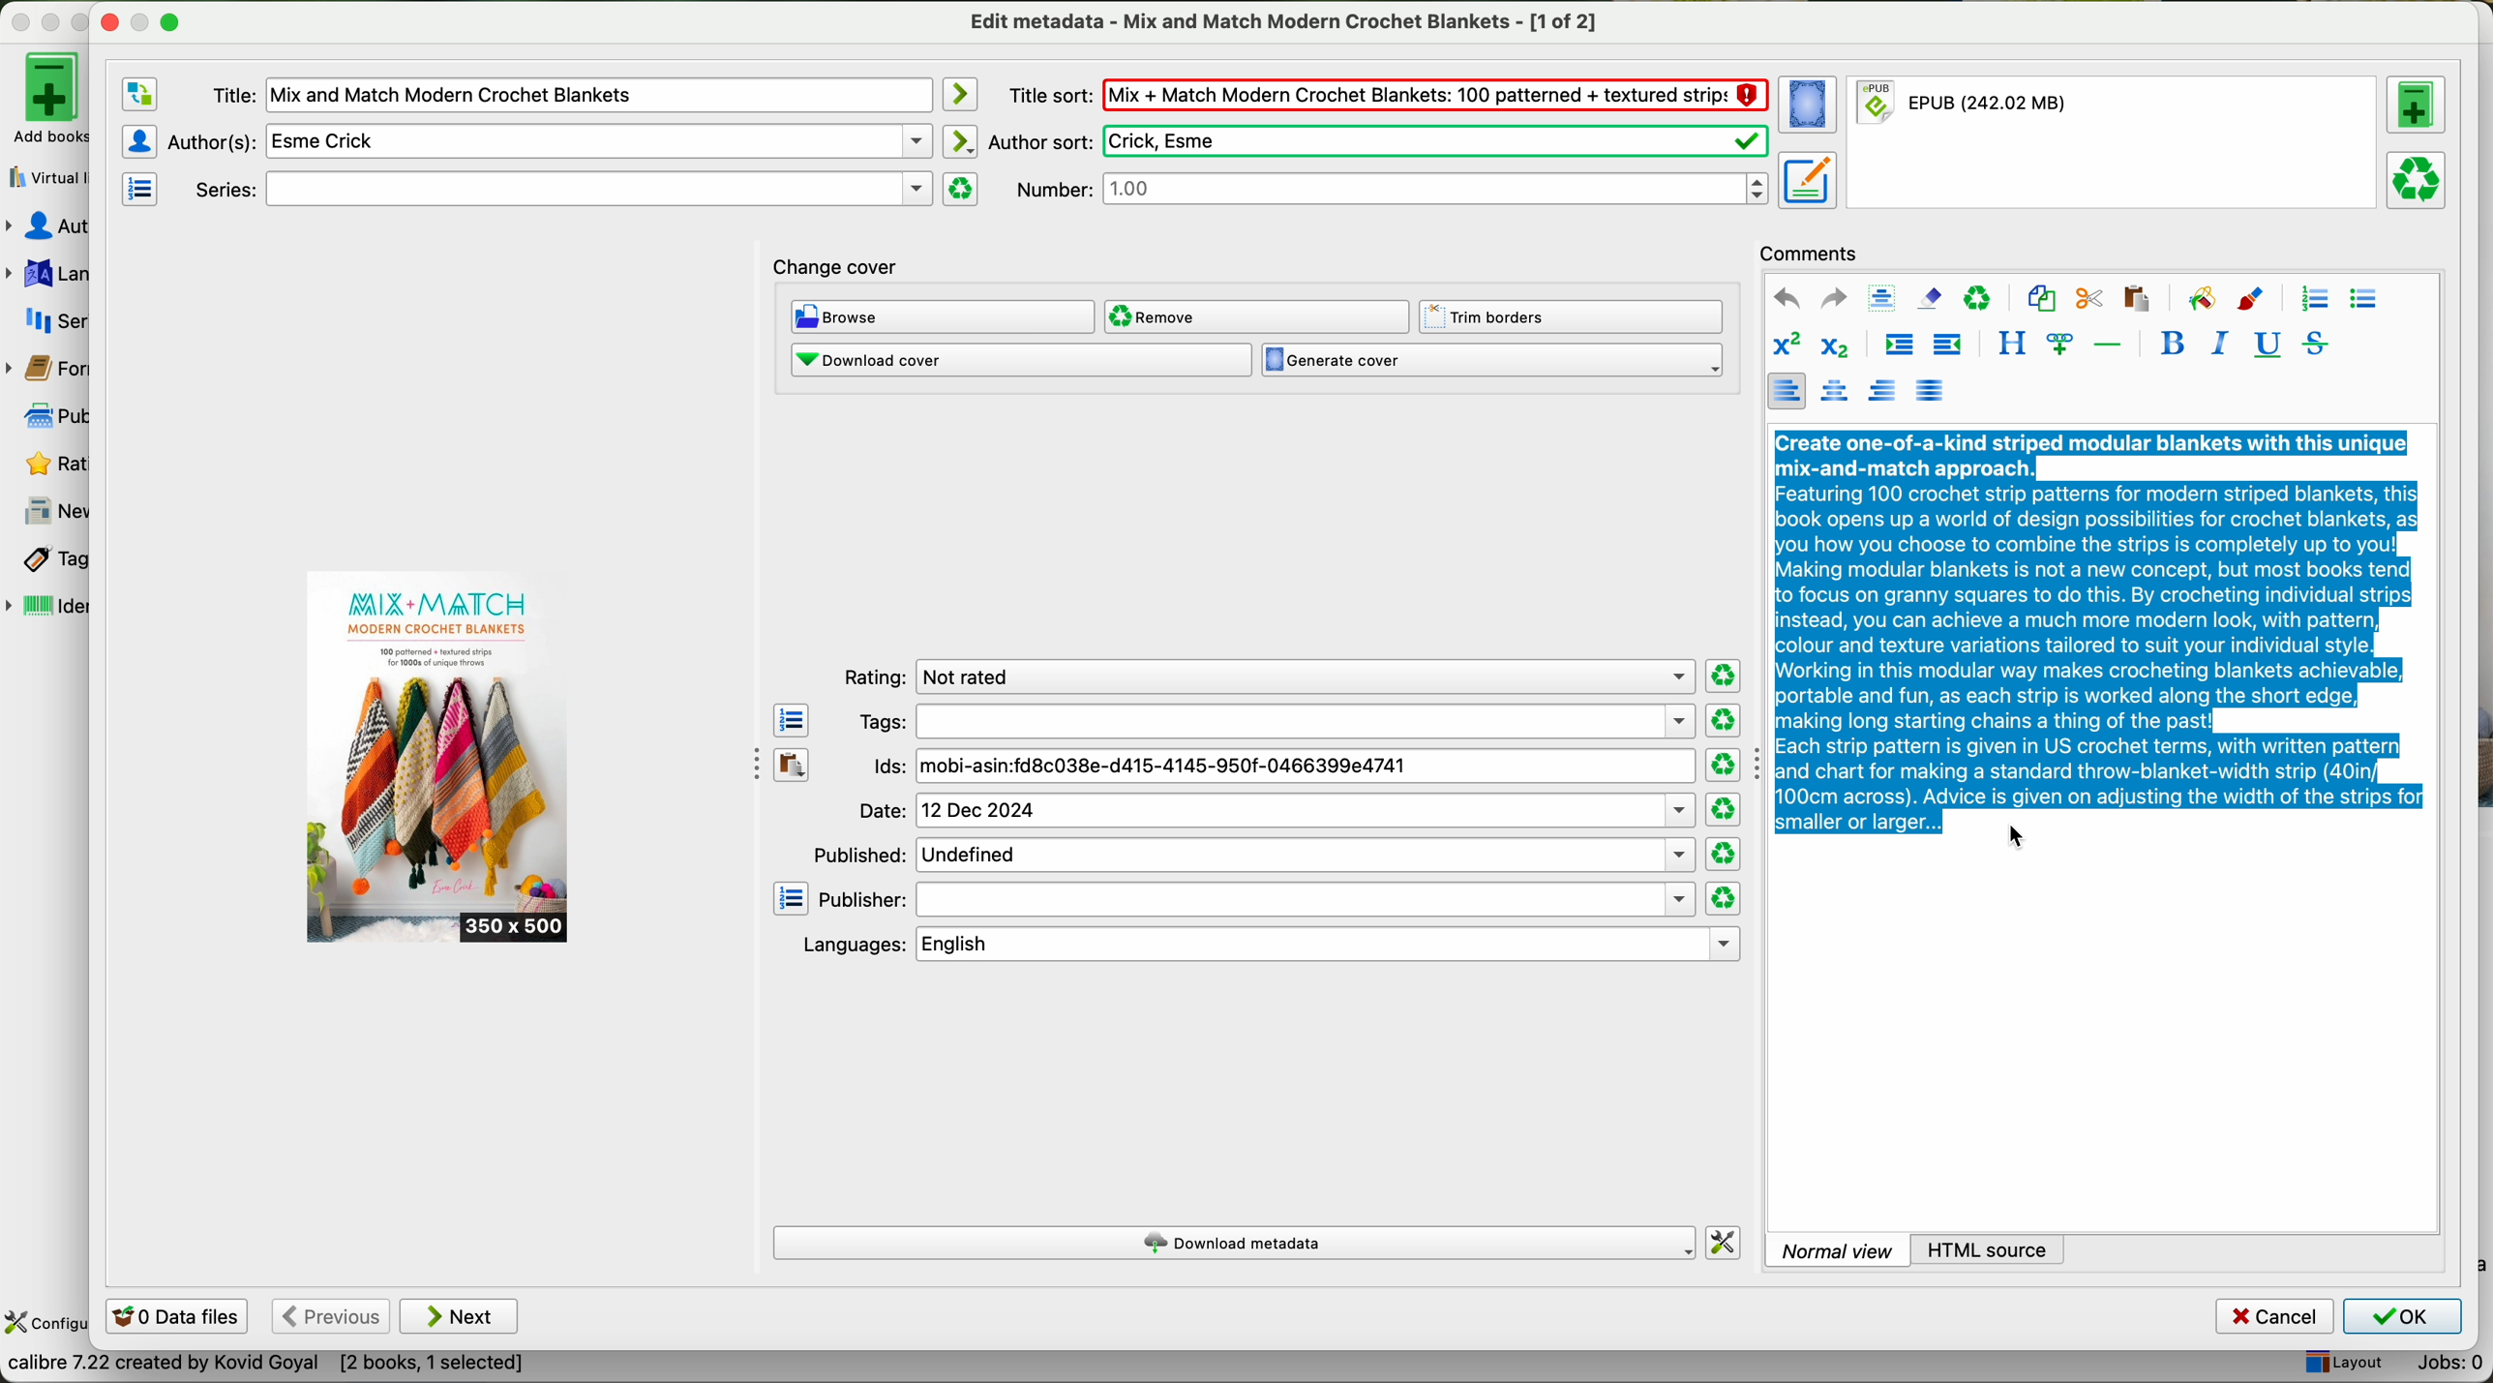  What do you see at coordinates (1577, 317) in the screenshot?
I see `trim borders` at bounding box center [1577, 317].